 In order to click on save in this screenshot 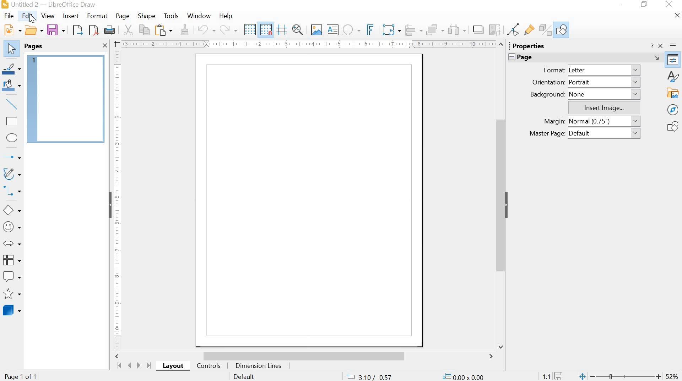, I will do `click(556, 375)`.